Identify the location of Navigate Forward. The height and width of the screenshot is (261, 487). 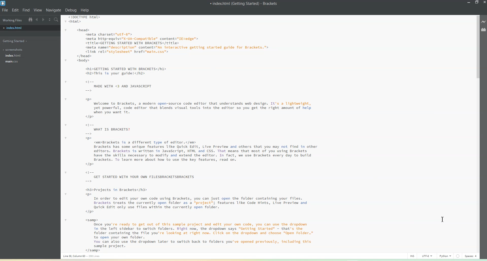
(43, 19).